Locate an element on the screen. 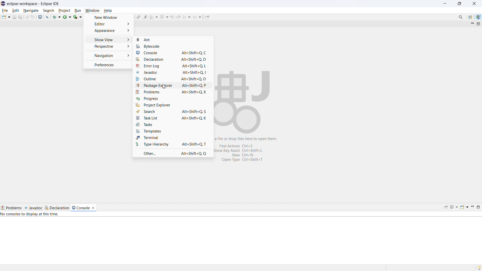 The height and width of the screenshot is (271, 482). run is located at coordinates (67, 17).